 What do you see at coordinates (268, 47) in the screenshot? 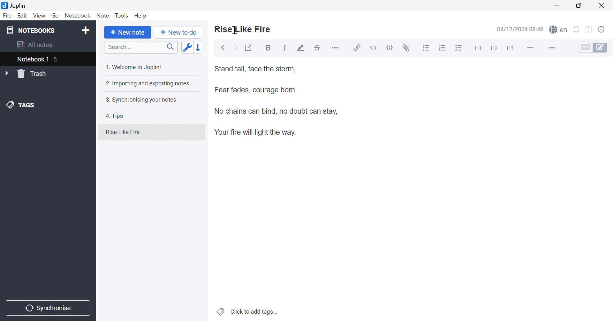
I see `Bold` at bounding box center [268, 47].